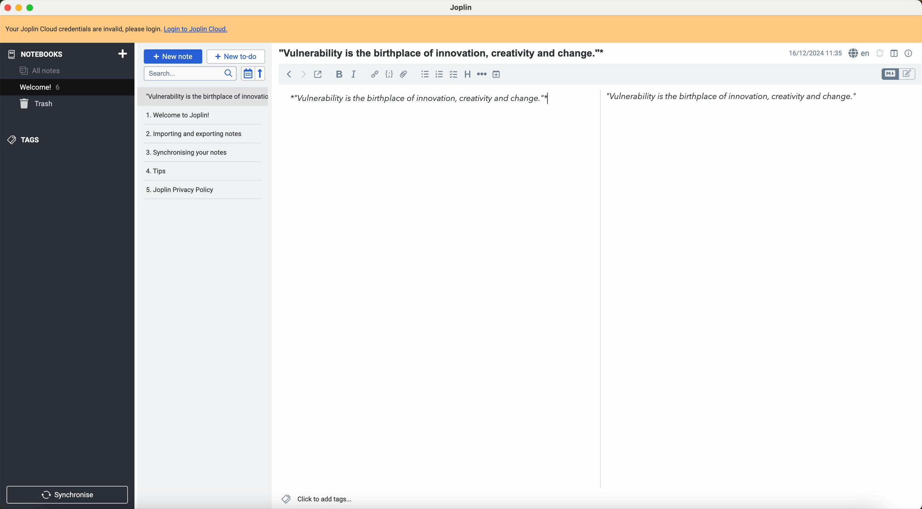 The width and height of the screenshot is (922, 509). What do you see at coordinates (261, 73) in the screenshot?
I see `reverse sort order` at bounding box center [261, 73].